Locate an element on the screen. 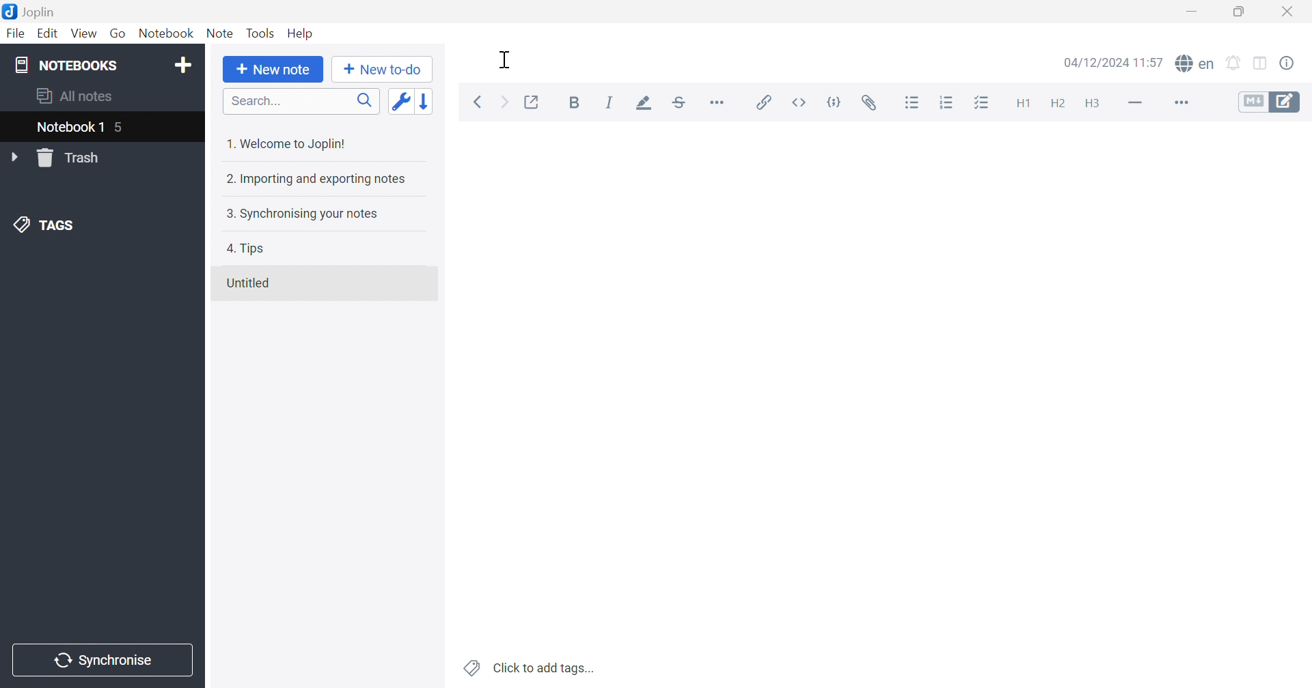  NOTEBOOKS is located at coordinates (65, 64).